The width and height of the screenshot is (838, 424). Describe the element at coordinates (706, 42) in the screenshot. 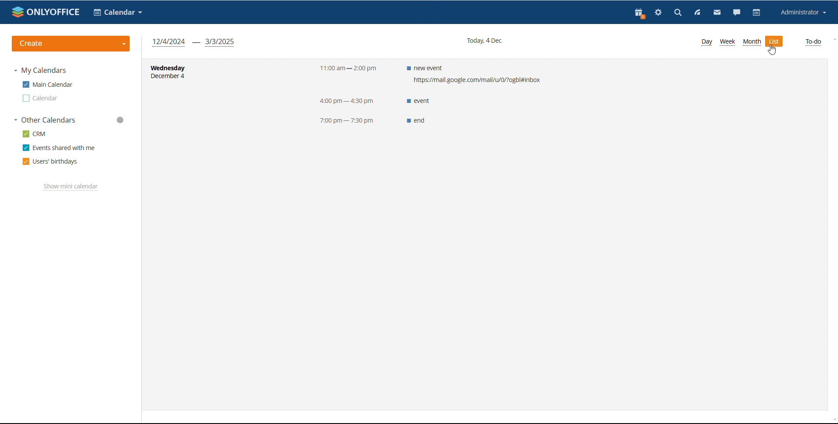

I see `day view` at that location.